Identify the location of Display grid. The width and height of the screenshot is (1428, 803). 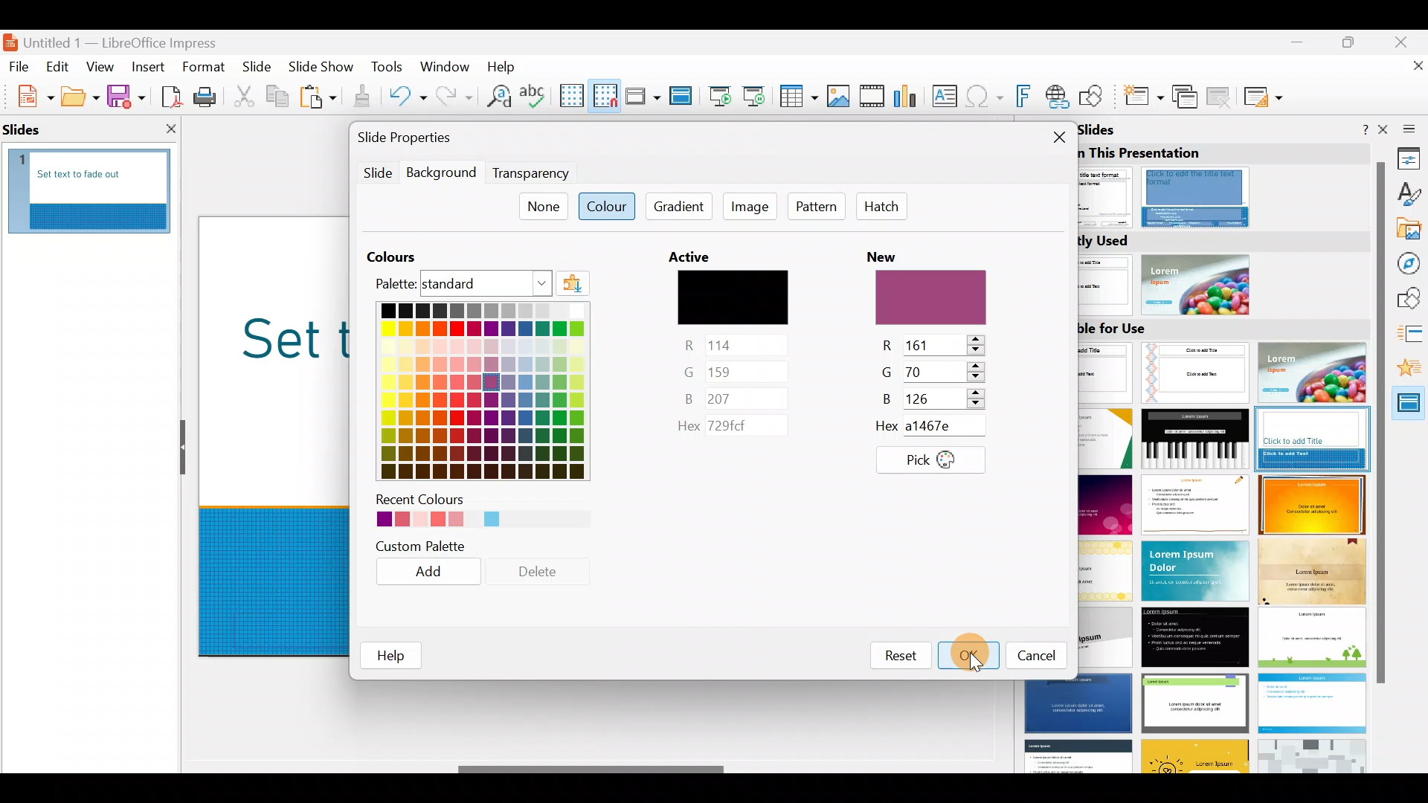
(570, 94).